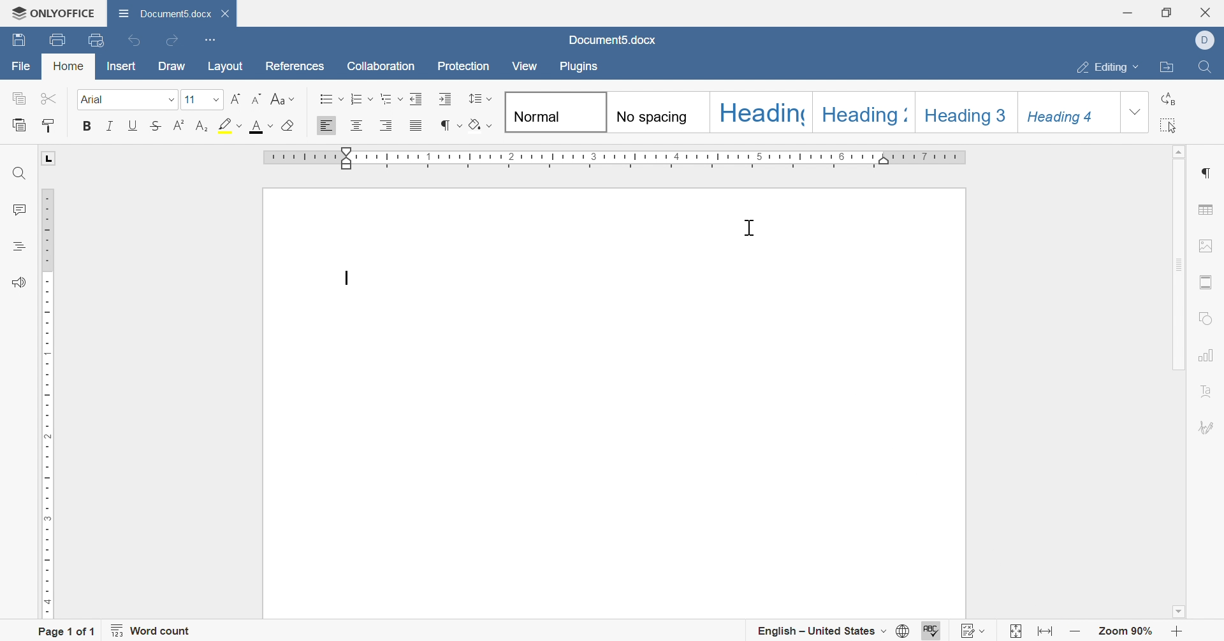  Describe the element at coordinates (129, 127) in the screenshot. I see `underline` at that location.